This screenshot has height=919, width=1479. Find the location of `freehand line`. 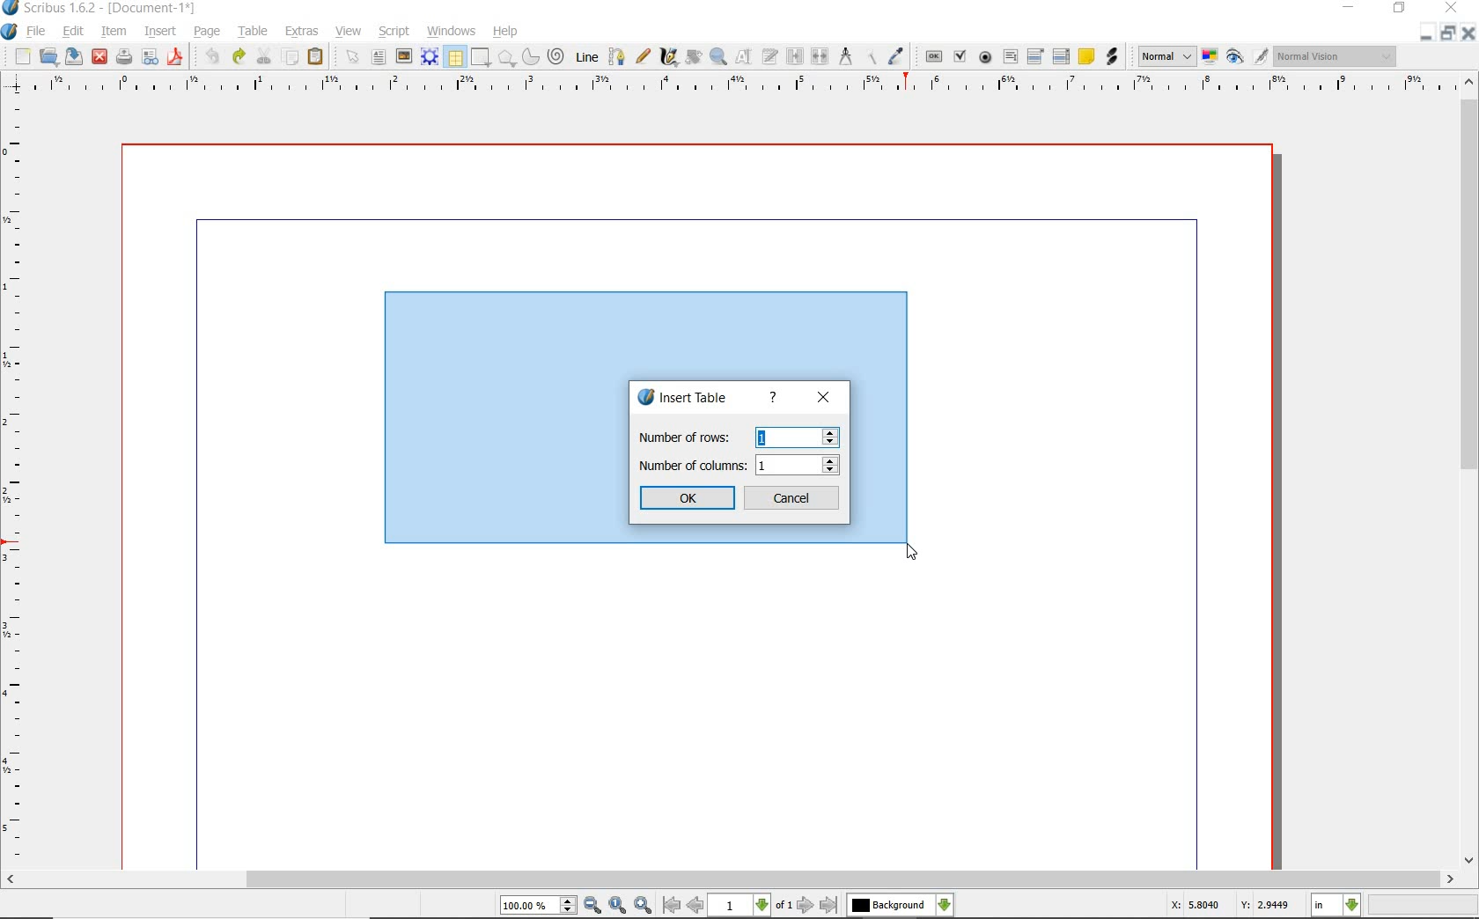

freehand line is located at coordinates (644, 57).